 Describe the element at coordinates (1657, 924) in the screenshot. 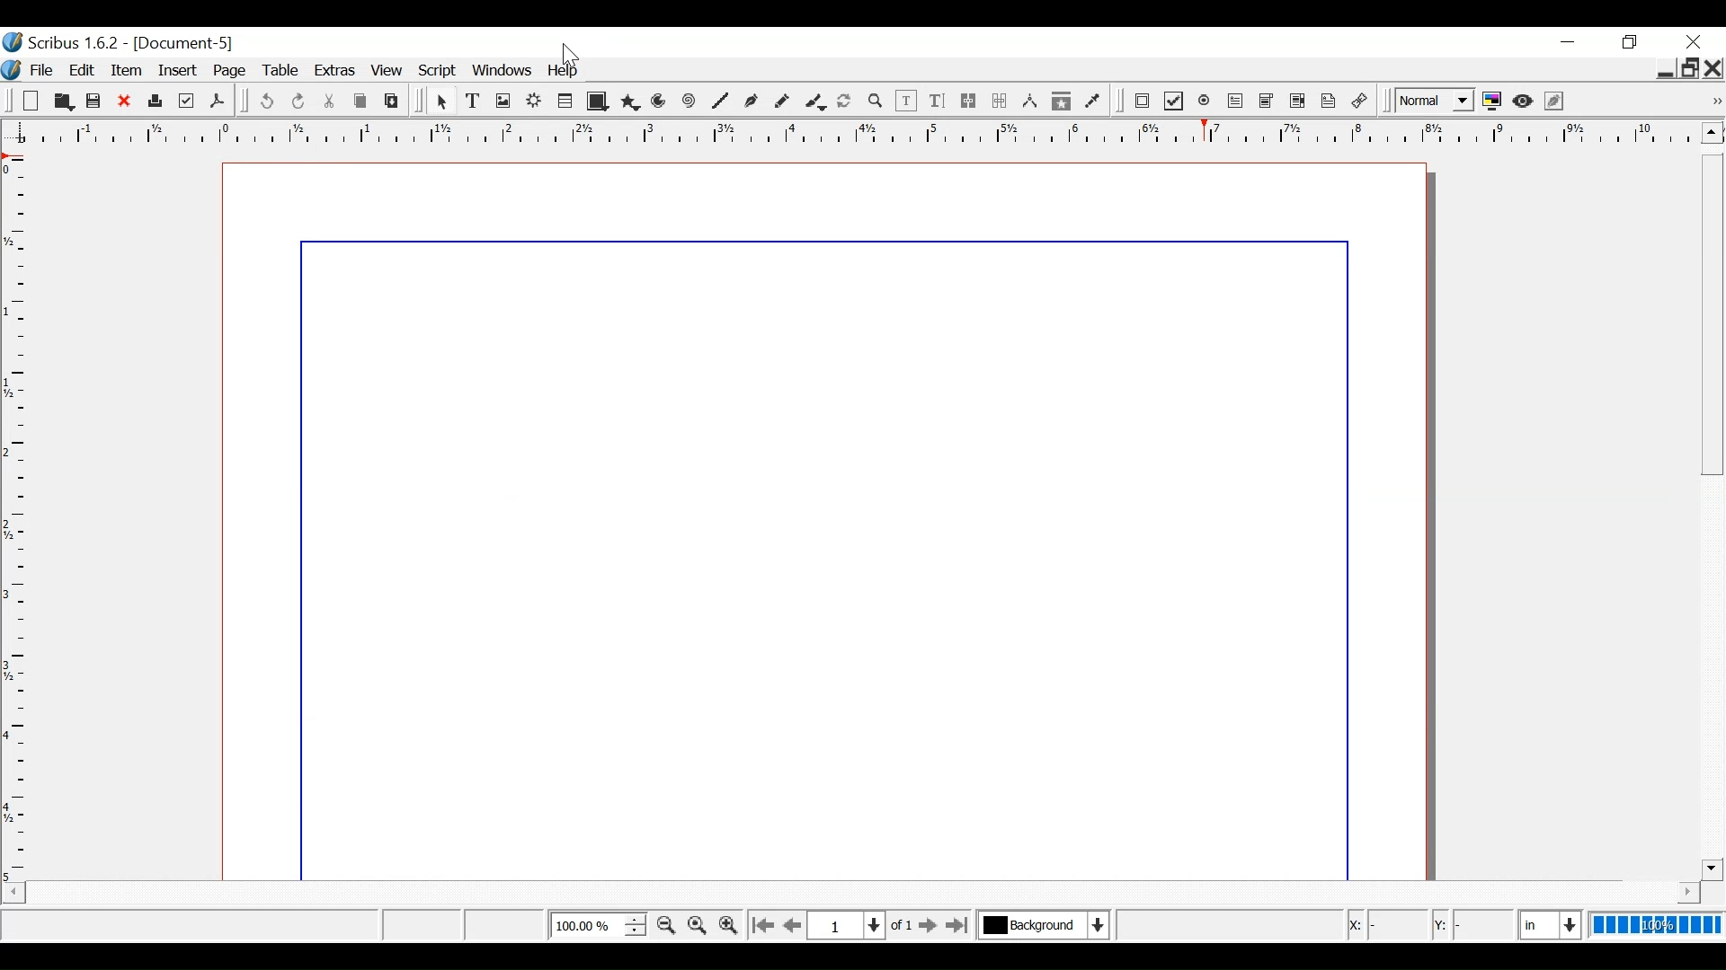

I see `100%` at that location.